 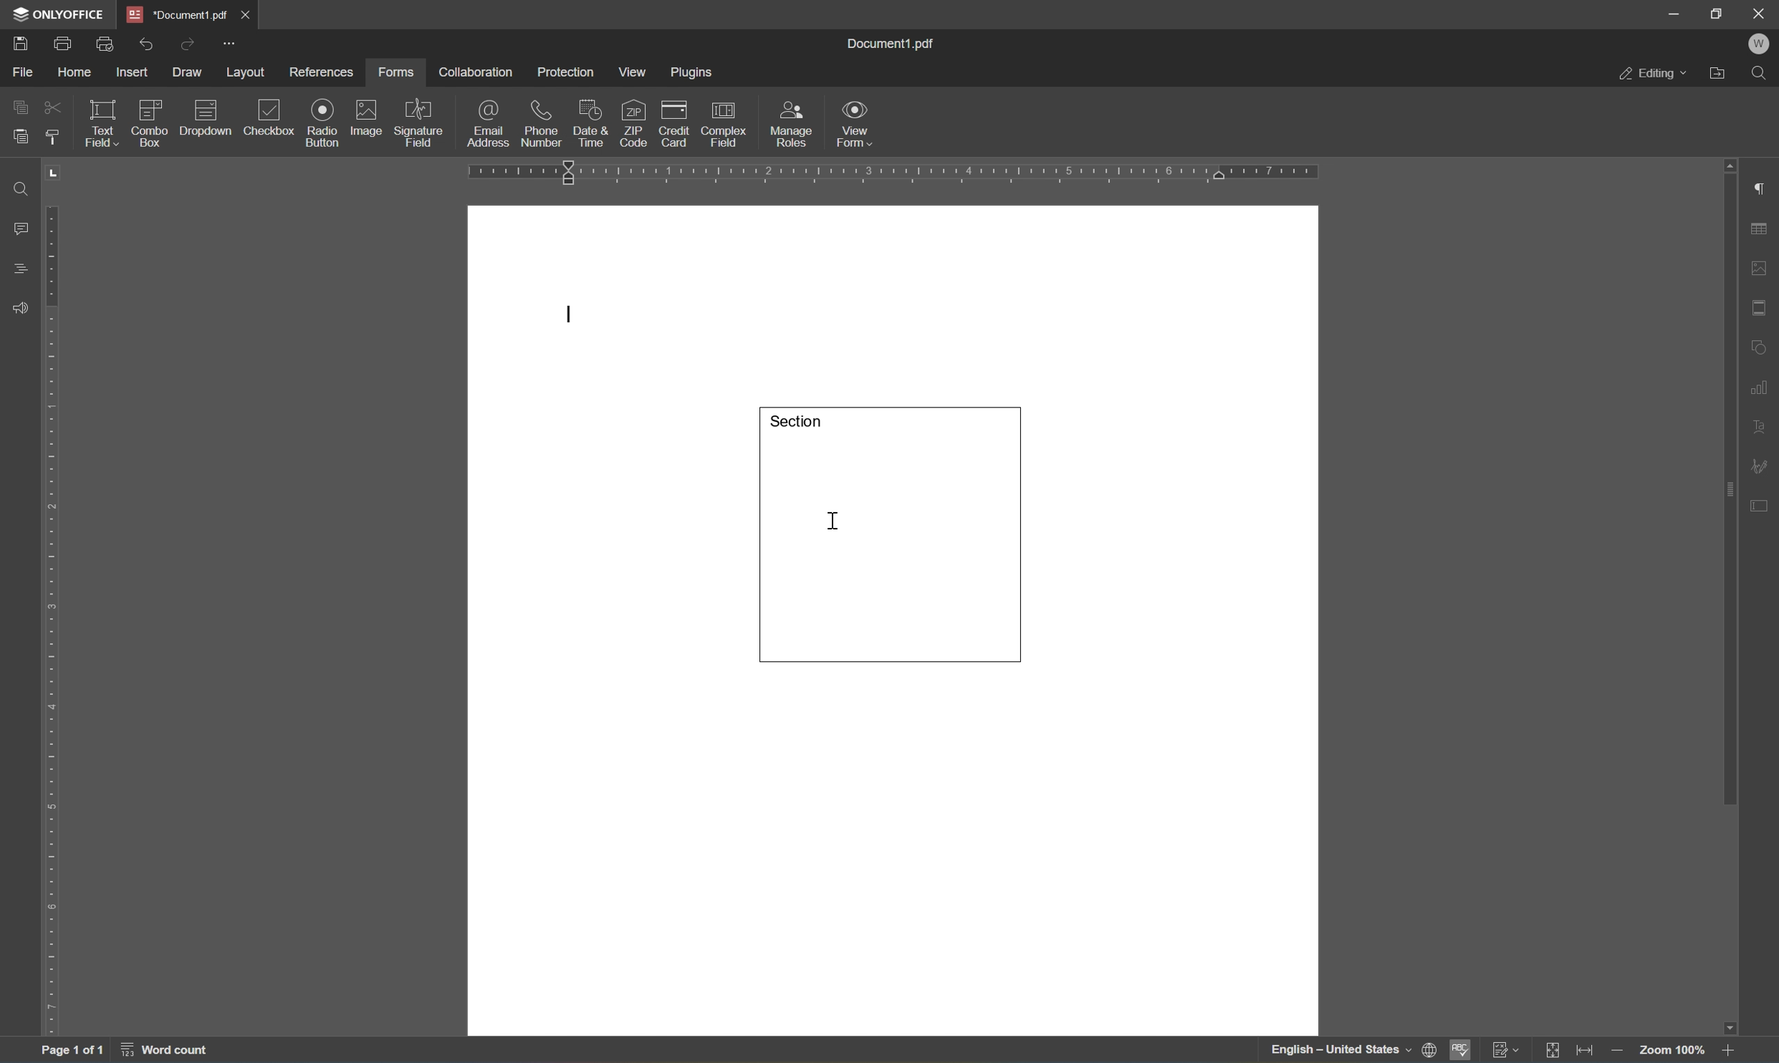 What do you see at coordinates (1721, 74) in the screenshot?
I see `Open file location` at bounding box center [1721, 74].